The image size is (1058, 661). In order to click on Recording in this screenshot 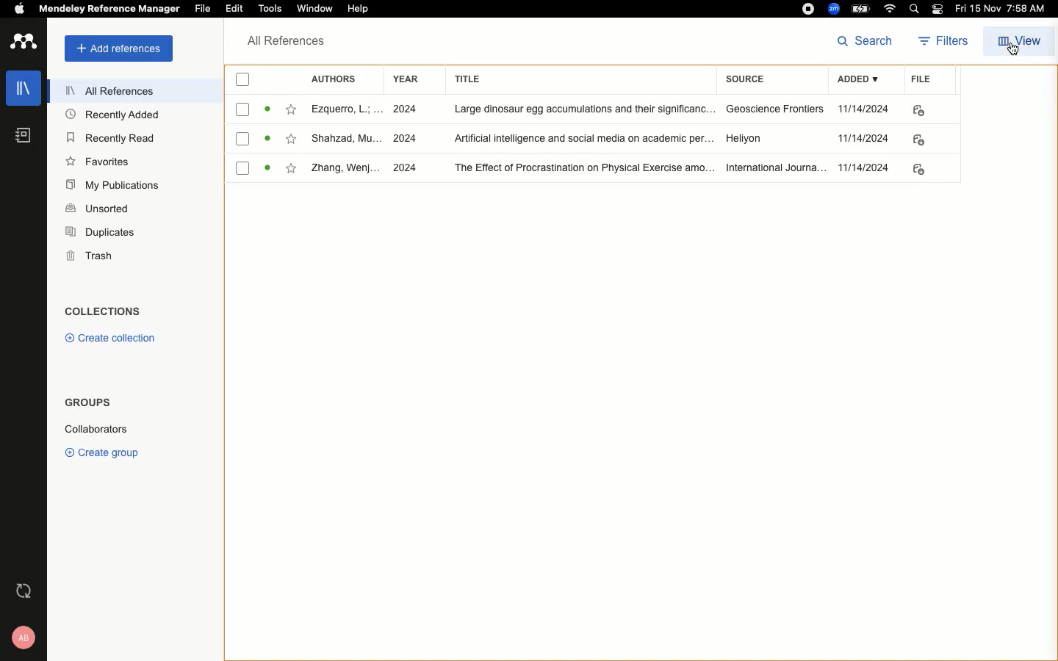, I will do `click(807, 9)`.